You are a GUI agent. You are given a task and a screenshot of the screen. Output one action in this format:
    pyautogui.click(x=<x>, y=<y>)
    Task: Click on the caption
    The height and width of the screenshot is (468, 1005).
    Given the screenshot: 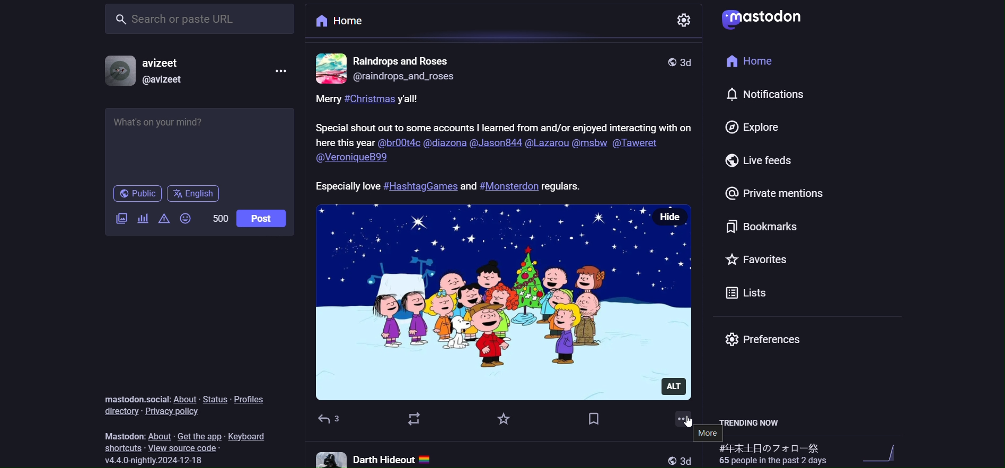 What is the action you would take?
    pyautogui.click(x=505, y=145)
    